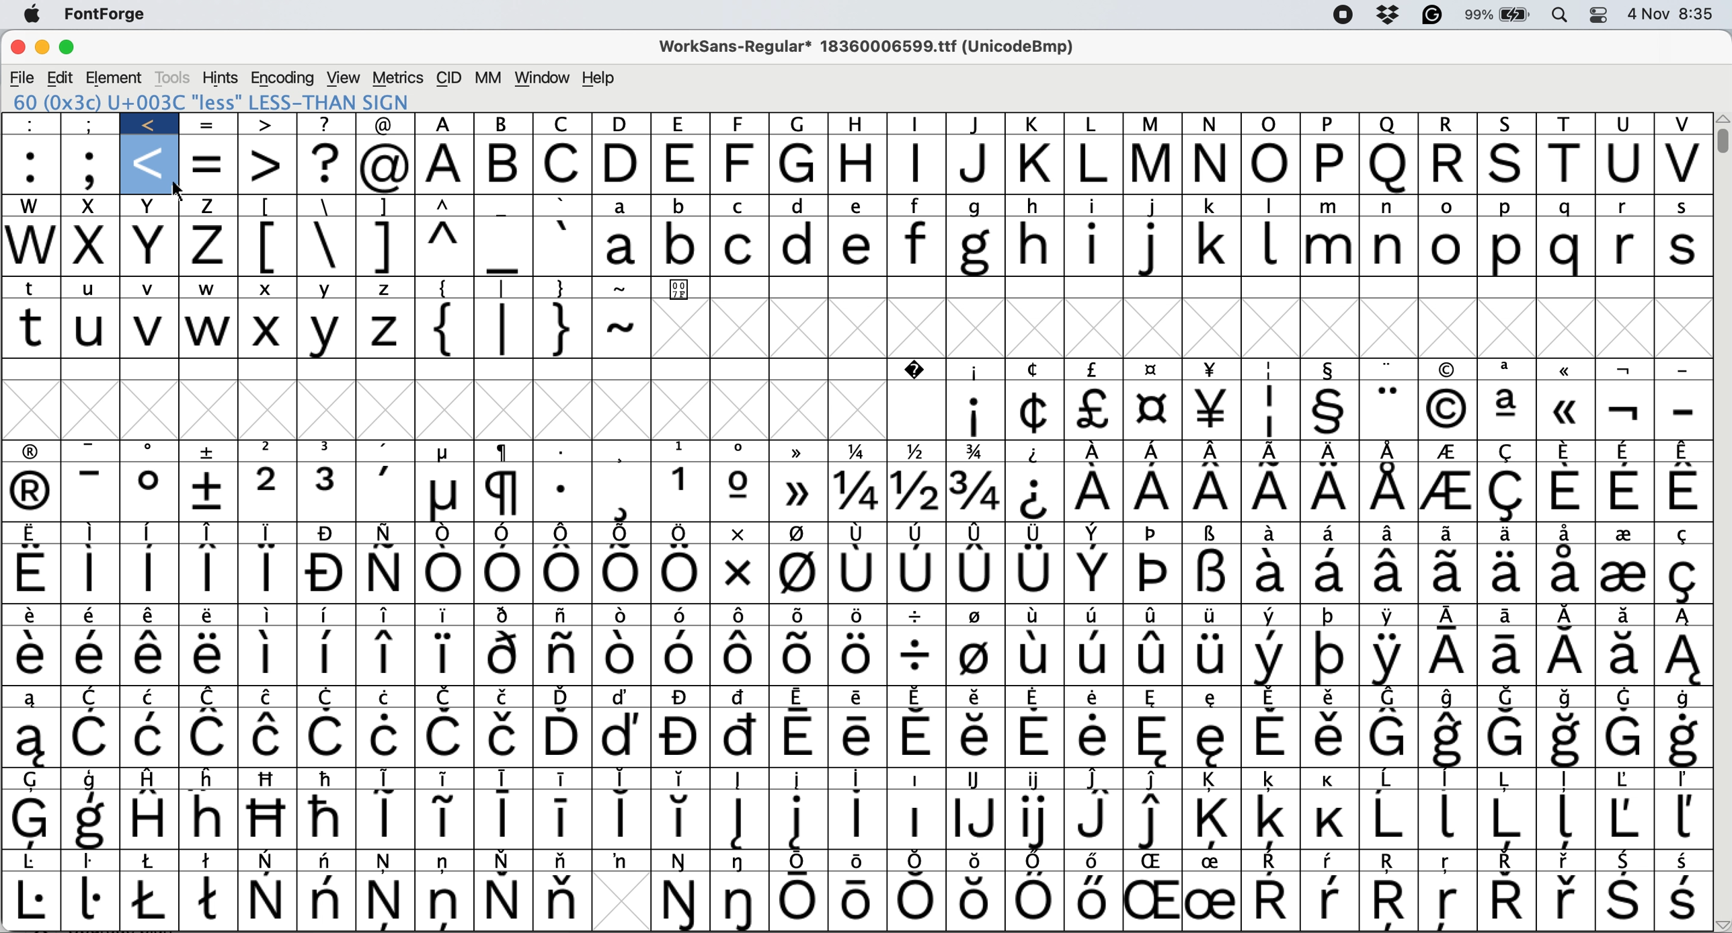  What do you see at coordinates (858, 616) in the screenshot?
I see `Symbol` at bounding box center [858, 616].